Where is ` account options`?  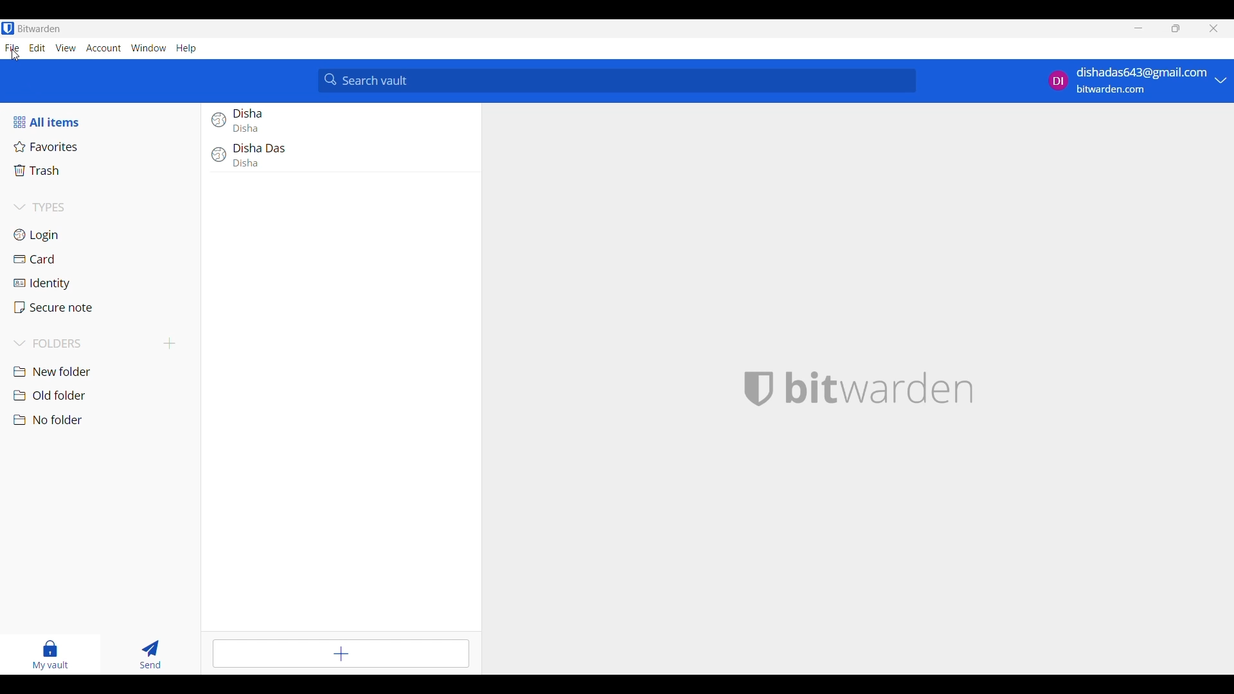
 account options is located at coordinates (1137, 80).